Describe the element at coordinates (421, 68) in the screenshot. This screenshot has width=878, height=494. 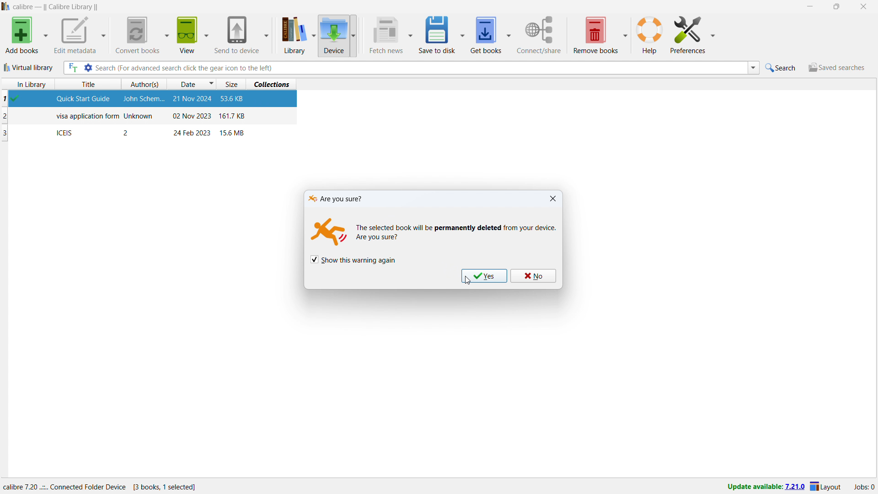
I see `enter search string` at that location.